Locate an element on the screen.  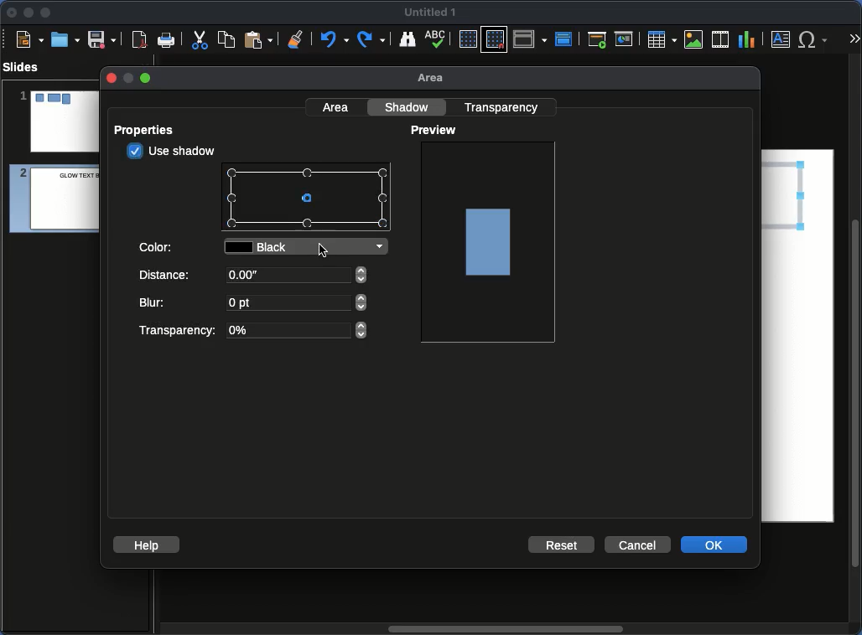
Transparency is located at coordinates (251, 331).